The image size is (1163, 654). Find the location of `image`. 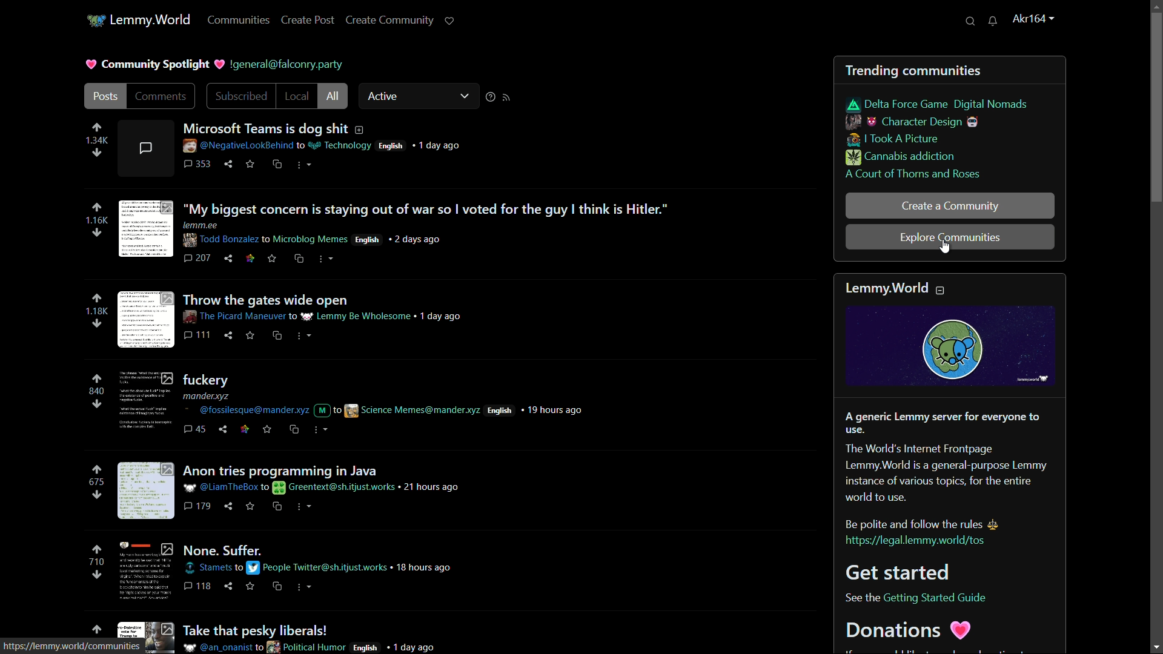

image is located at coordinates (958, 348).